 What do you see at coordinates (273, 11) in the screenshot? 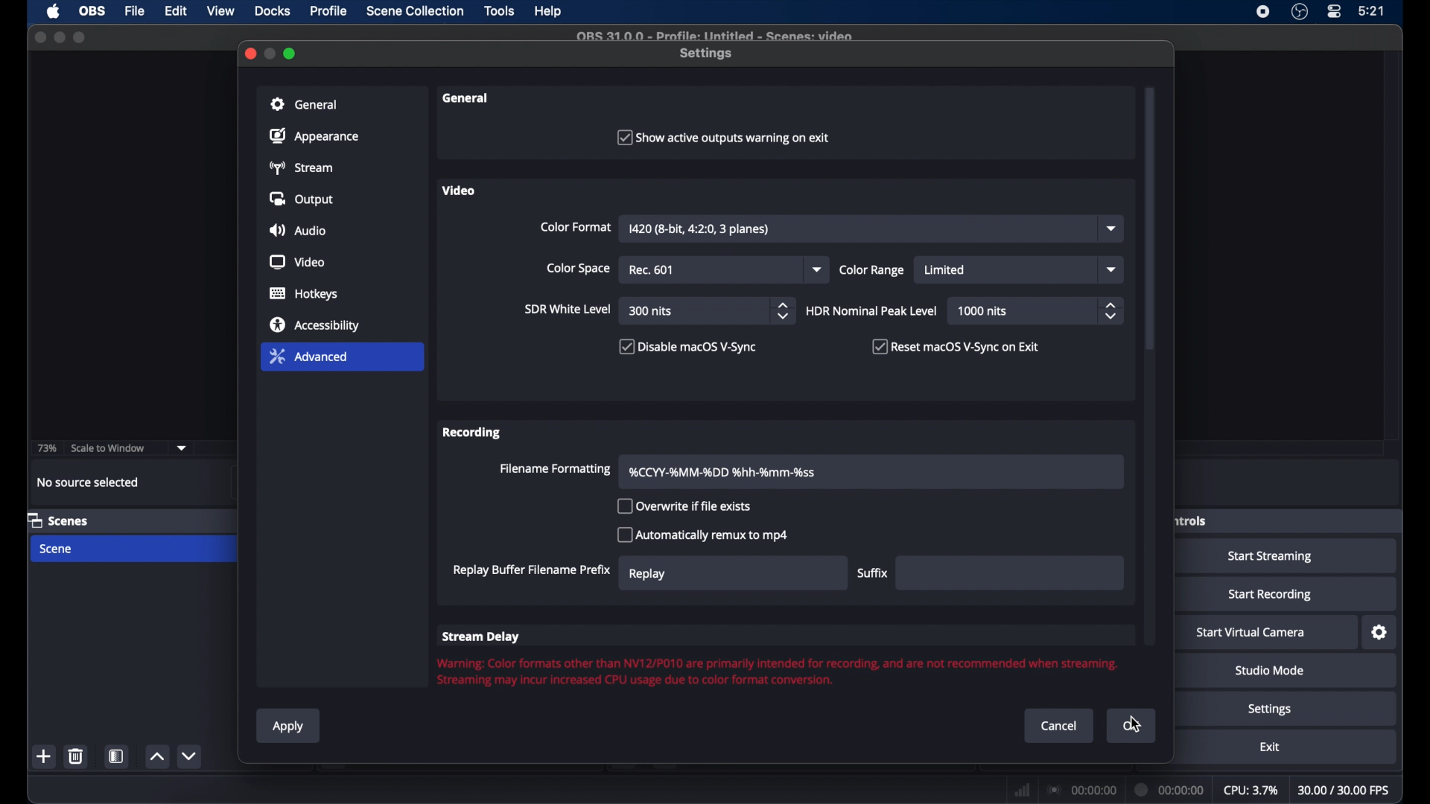
I see `docks` at bounding box center [273, 11].